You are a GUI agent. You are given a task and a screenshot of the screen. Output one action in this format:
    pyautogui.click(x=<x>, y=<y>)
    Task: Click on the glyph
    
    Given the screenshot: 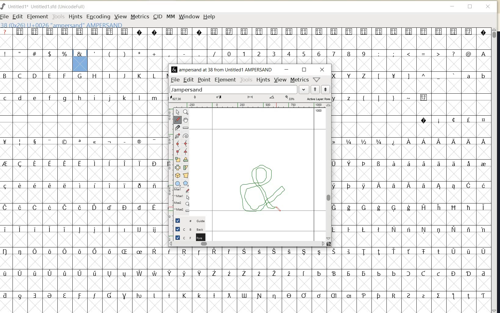 What is the action you would take?
    pyautogui.click(x=80, y=38)
    